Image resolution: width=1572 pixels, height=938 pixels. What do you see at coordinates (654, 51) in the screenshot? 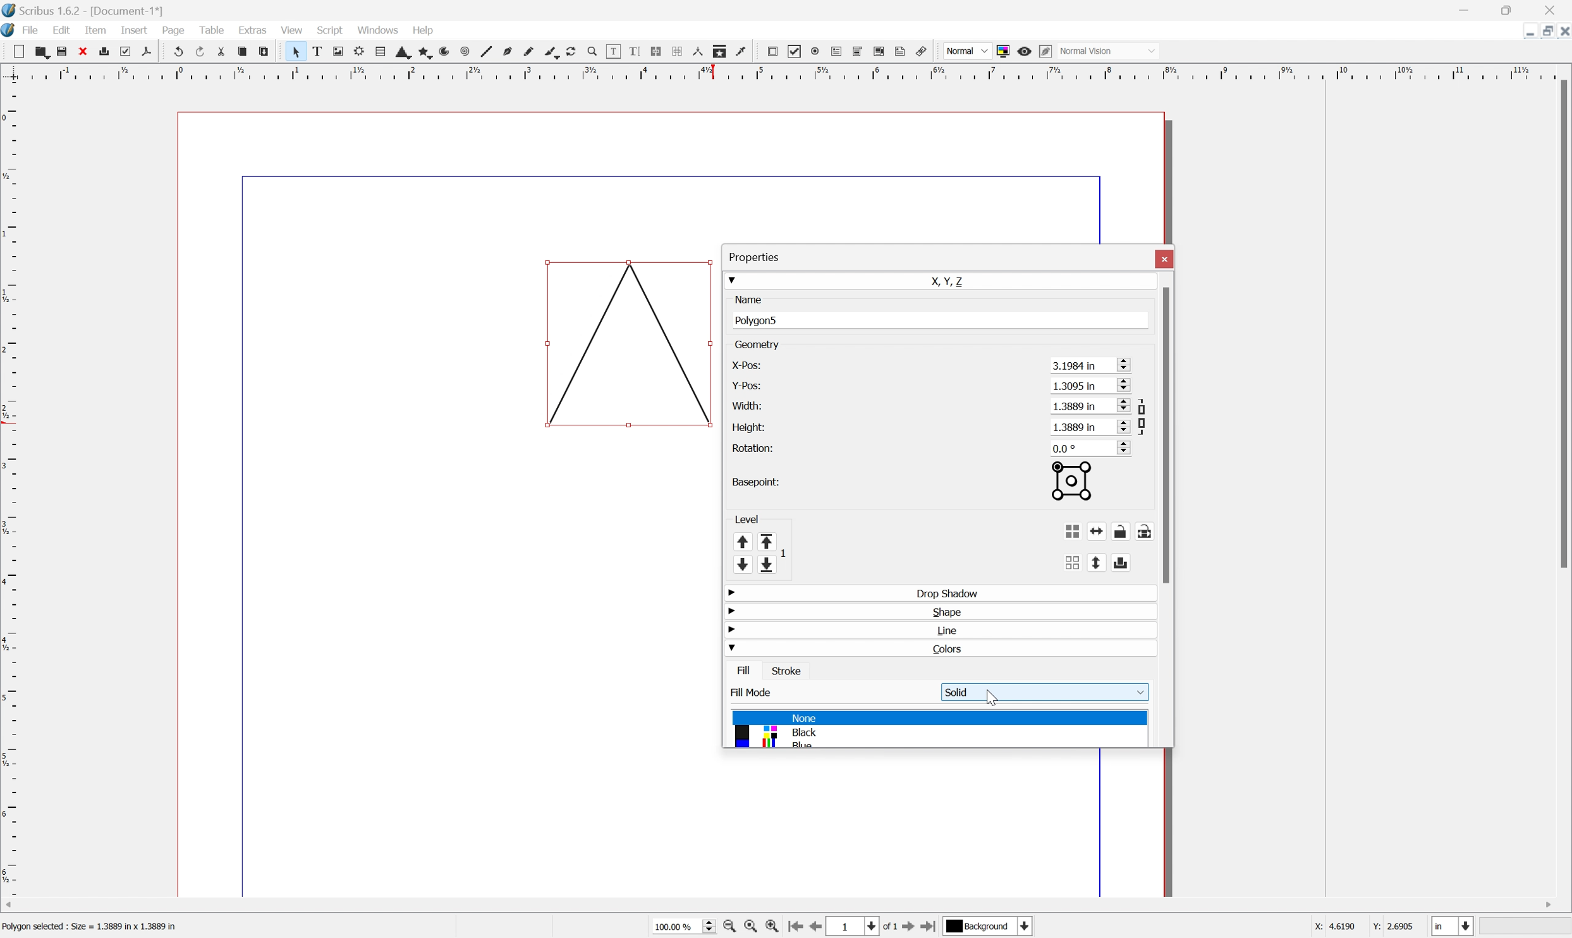
I see `Link Text frames` at bounding box center [654, 51].